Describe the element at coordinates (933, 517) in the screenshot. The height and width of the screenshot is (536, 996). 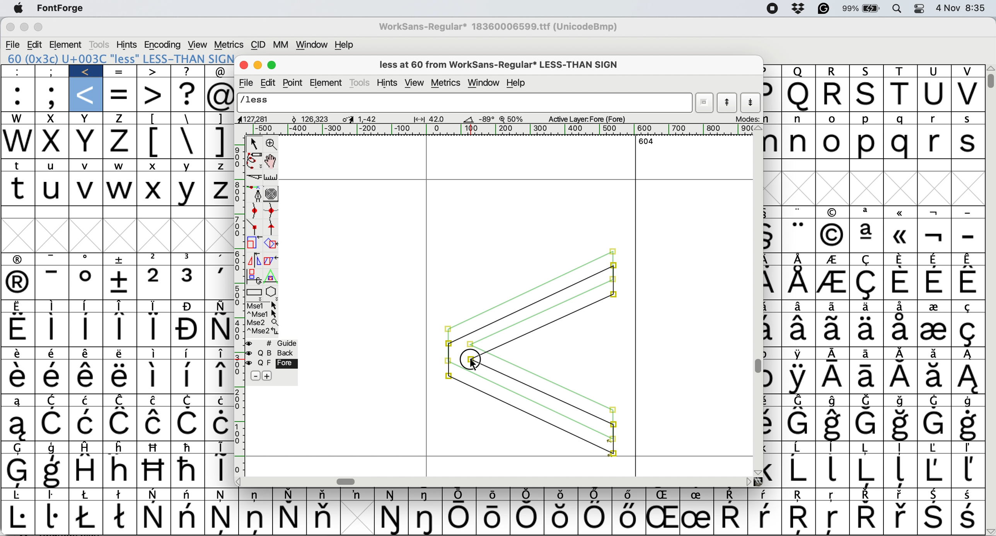
I see `Symbol` at that location.